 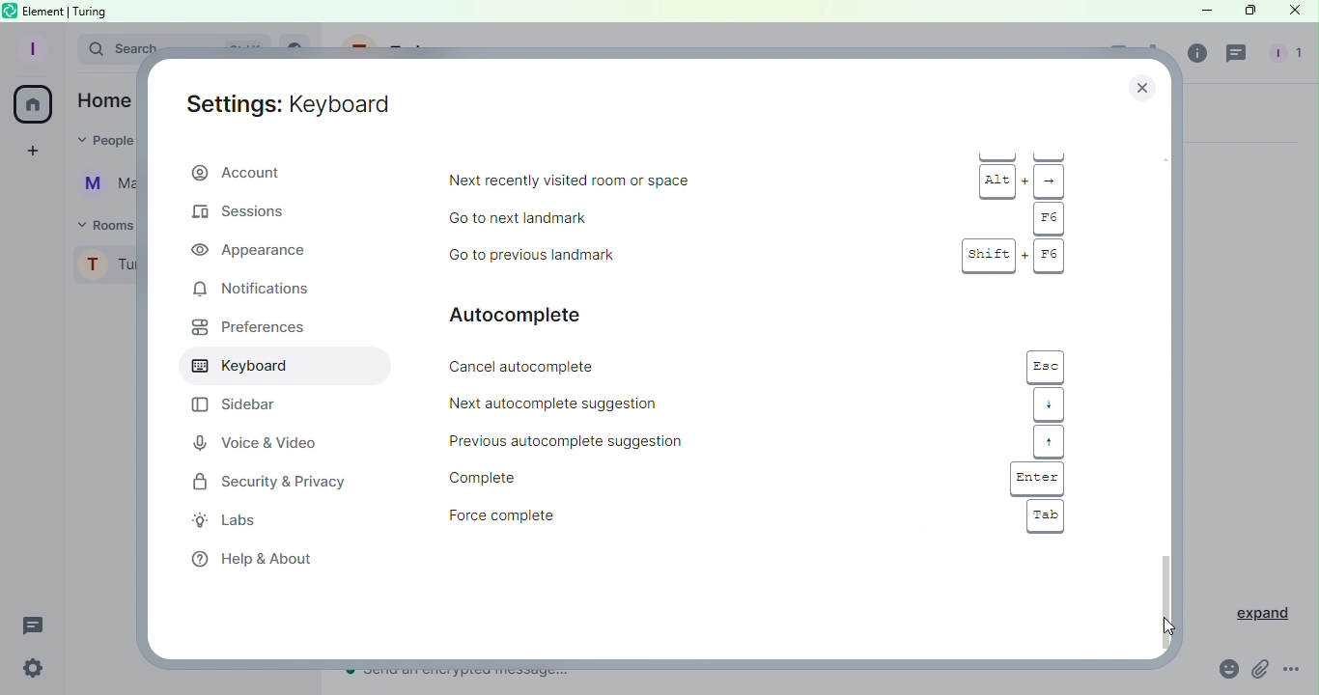 I want to click on Go to next landmark, so click(x=639, y=217).